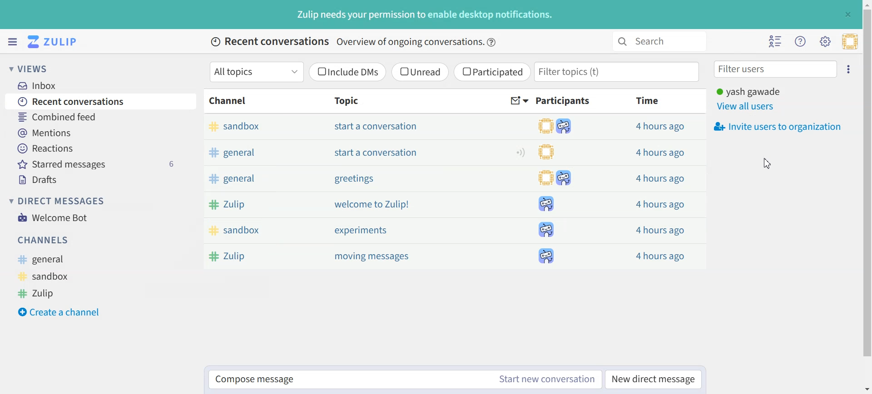 Image resolution: width=872 pixels, height=394 pixels. What do you see at coordinates (53, 217) in the screenshot?
I see `Welcome Bot` at bounding box center [53, 217].